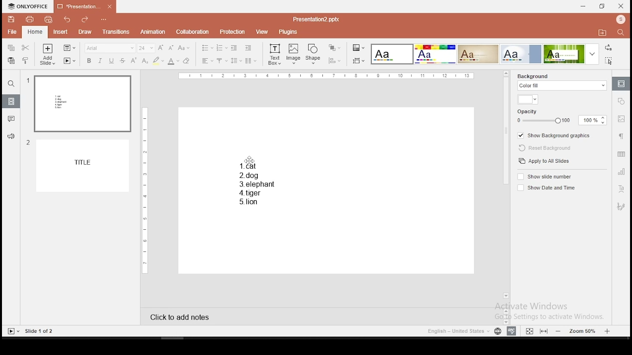 This screenshot has width=632, height=355. I want to click on numbers, so click(27, 115).